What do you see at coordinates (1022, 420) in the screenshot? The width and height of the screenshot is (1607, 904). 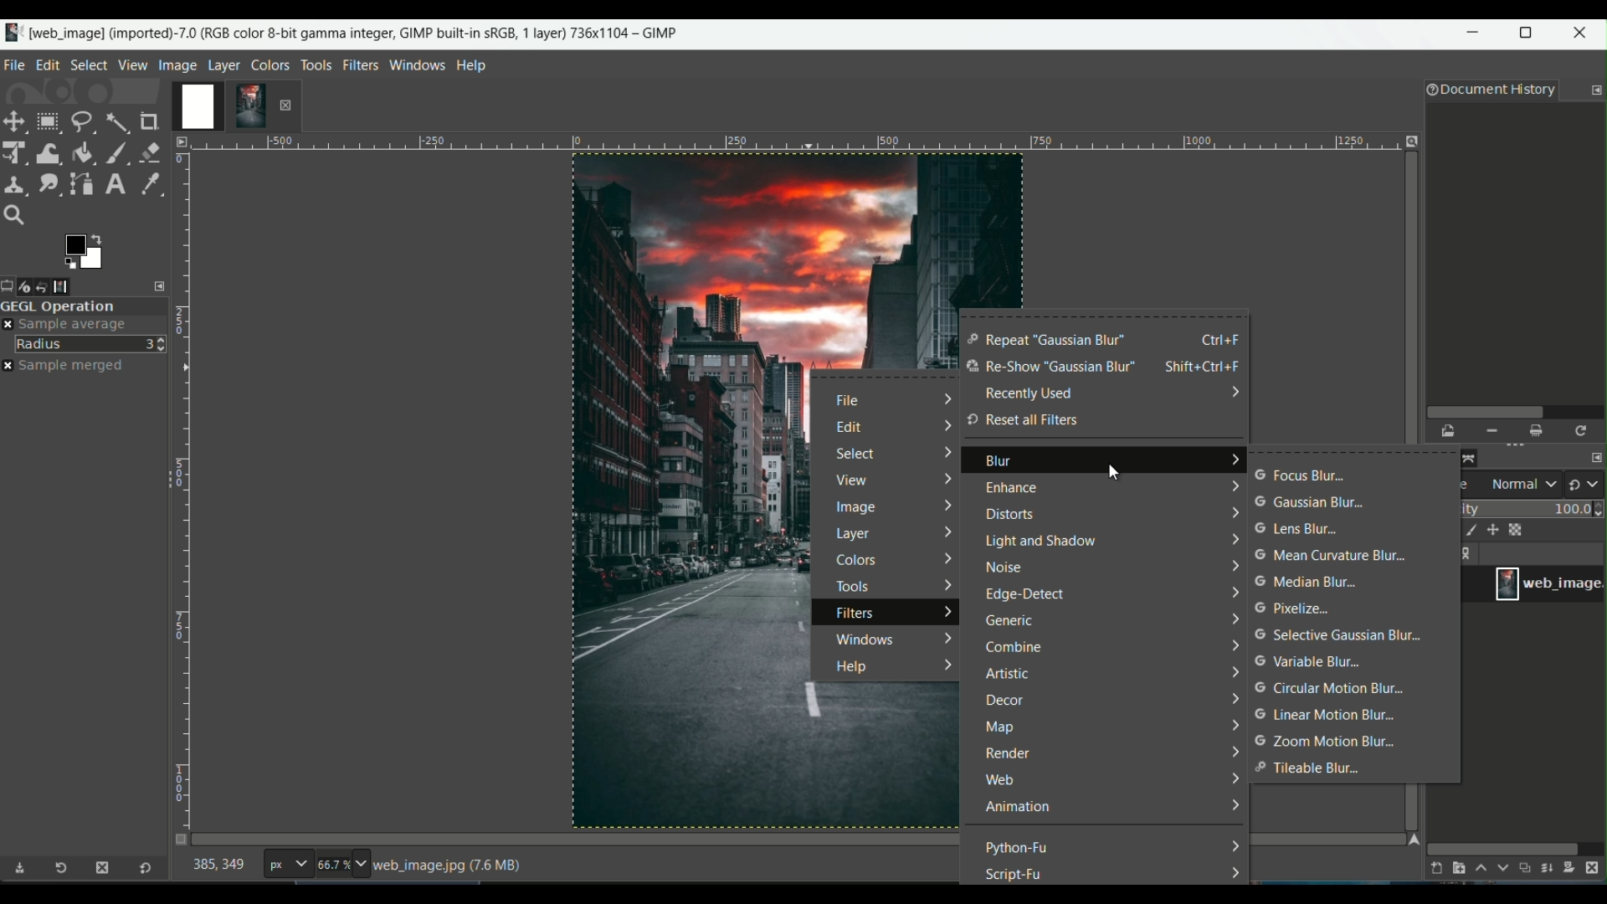 I see `reset all filters` at bounding box center [1022, 420].